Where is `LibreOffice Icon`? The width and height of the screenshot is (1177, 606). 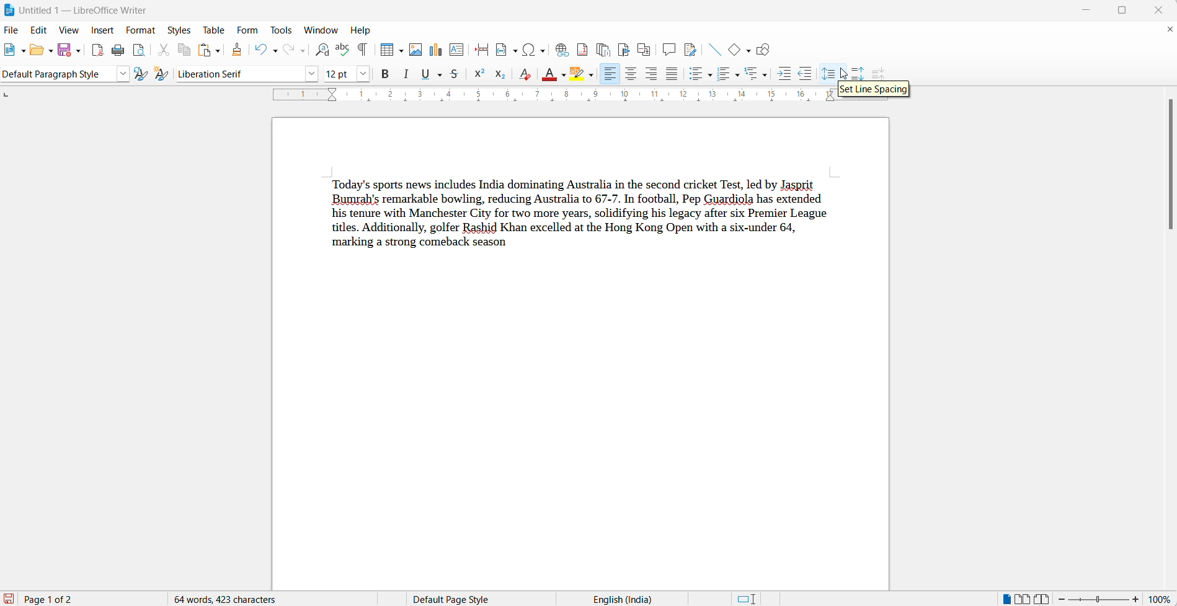 LibreOffice Icon is located at coordinates (7, 9).